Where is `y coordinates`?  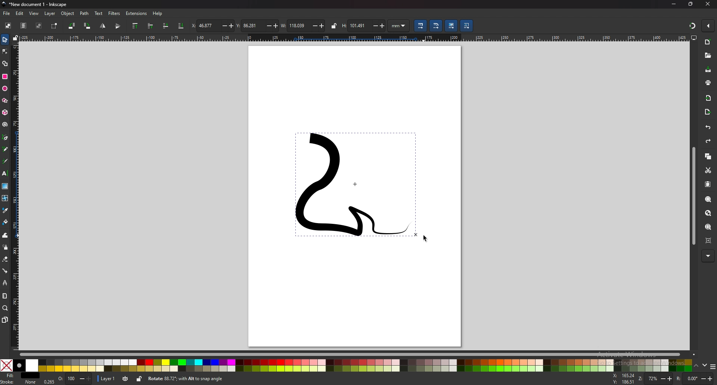
y coordinates is located at coordinates (256, 26).